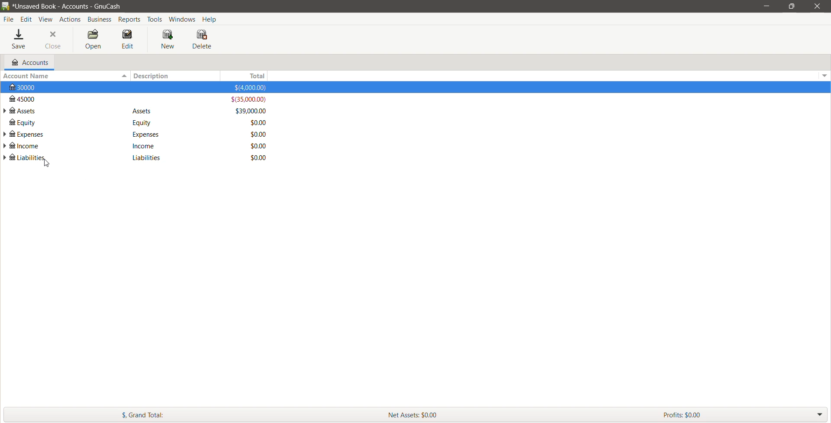  I want to click on Edit, so click(27, 19).